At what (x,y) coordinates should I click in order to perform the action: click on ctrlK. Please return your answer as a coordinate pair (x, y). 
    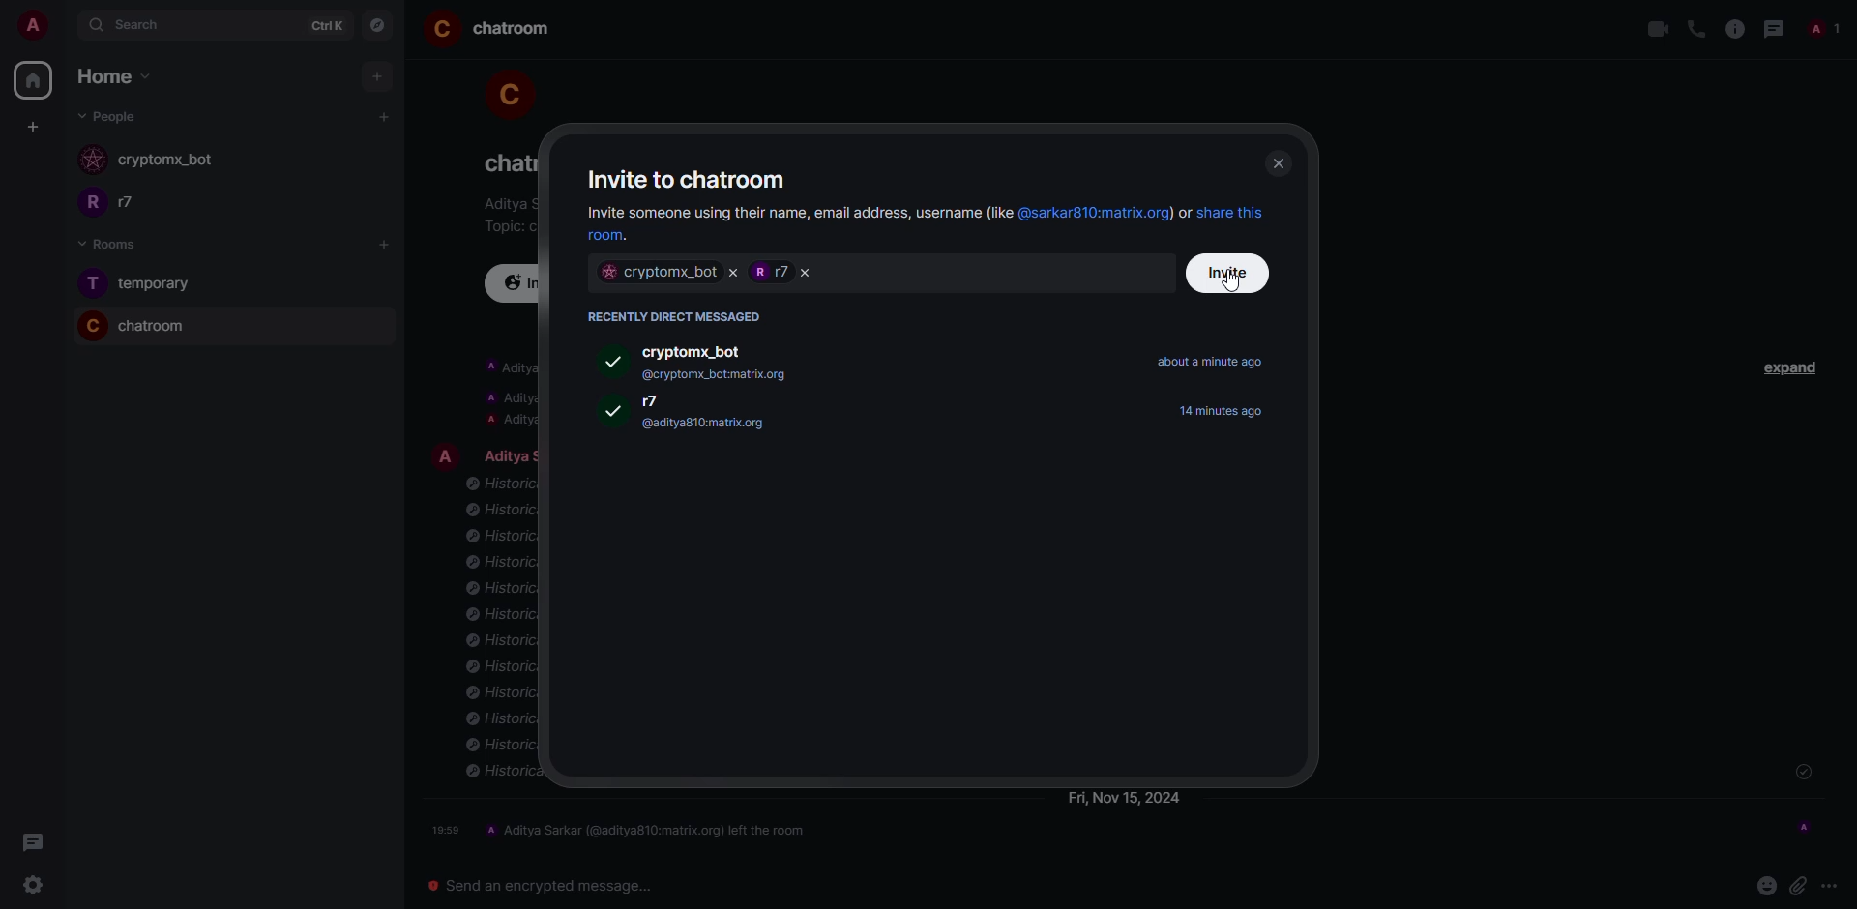
    Looking at the image, I should click on (322, 25).